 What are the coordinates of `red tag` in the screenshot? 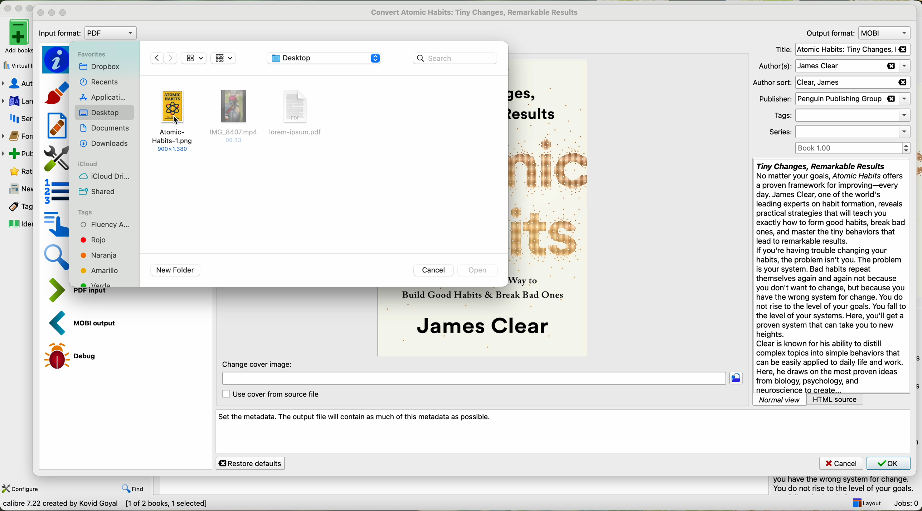 It's located at (93, 239).